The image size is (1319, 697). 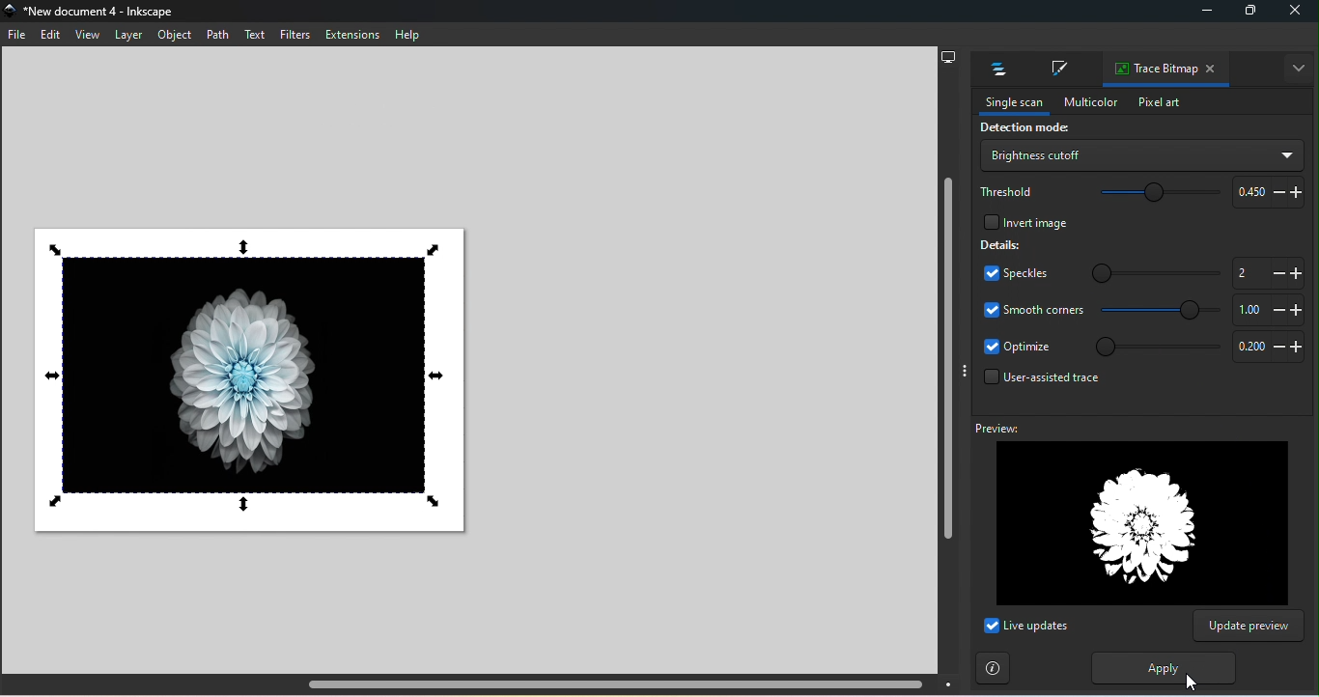 I want to click on Layers and objects, so click(x=994, y=70).